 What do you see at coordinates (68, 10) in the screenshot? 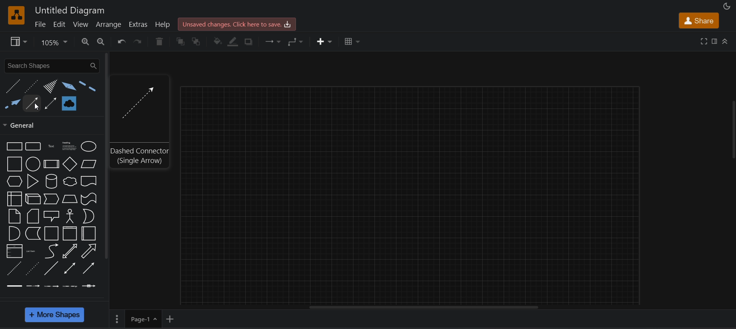
I see `Untitled diagram - title` at bounding box center [68, 10].